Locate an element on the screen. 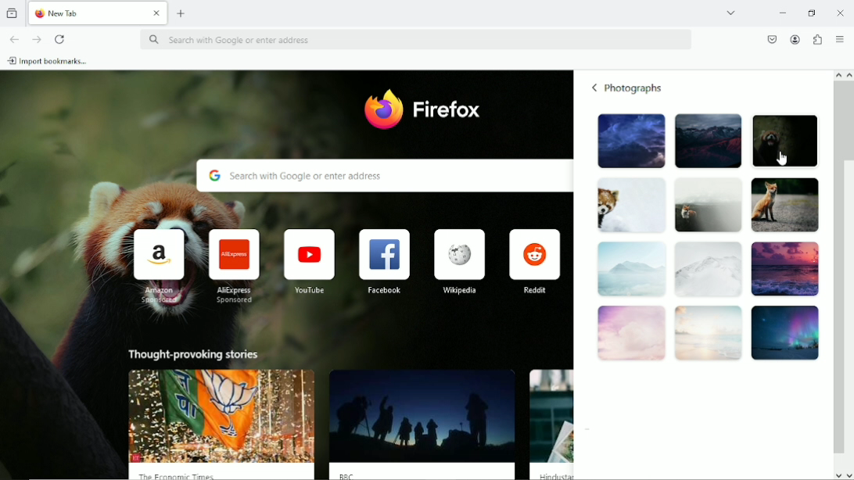 Image resolution: width=854 pixels, height=480 pixels. Photograph is located at coordinates (784, 205).